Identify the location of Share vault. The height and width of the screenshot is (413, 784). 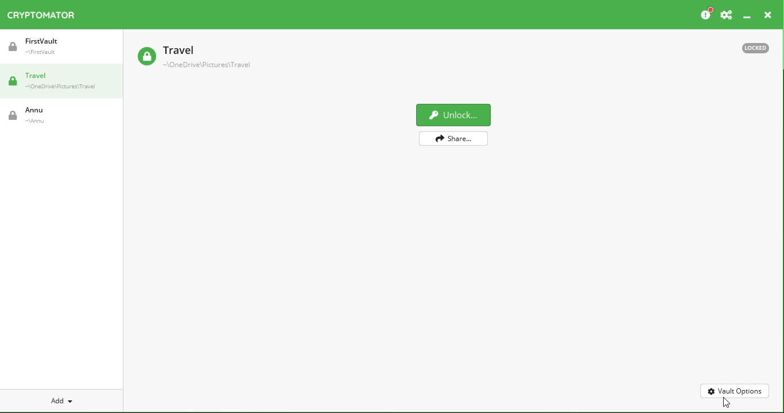
(454, 140).